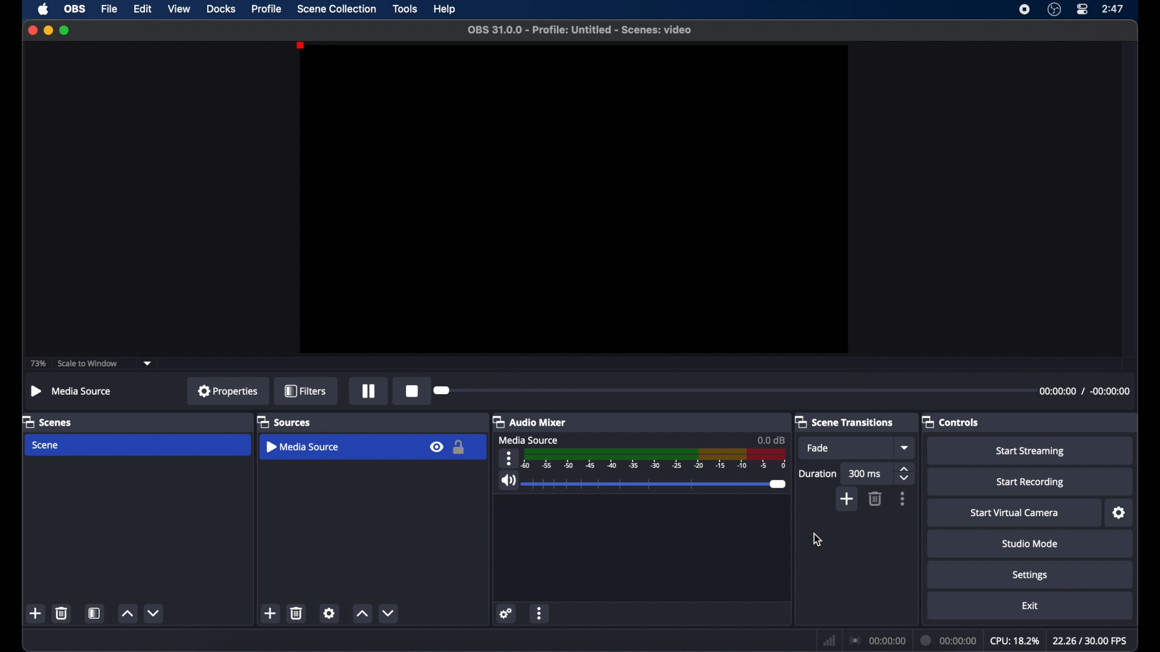 This screenshot has width=1160, height=652. Describe the element at coordinates (818, 540) in the screenshot. I see `cursor` at that location.